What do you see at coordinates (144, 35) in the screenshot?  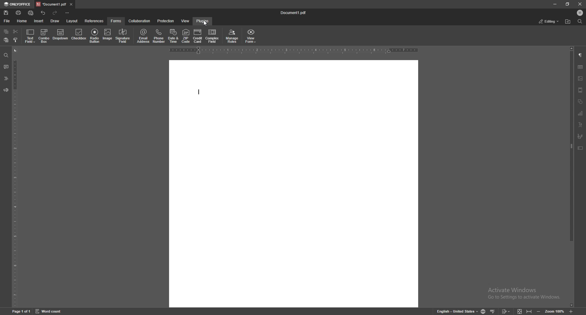 I see `email address` at bounding box center [144, 35].